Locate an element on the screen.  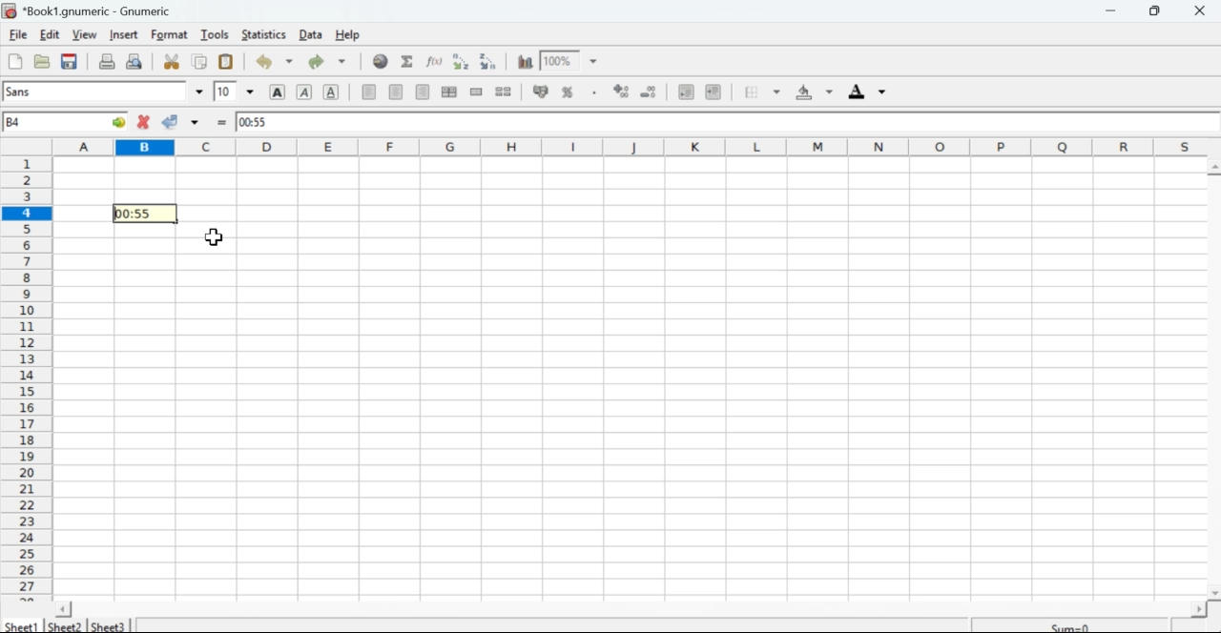
Align right is located at coordinates (423, 92).